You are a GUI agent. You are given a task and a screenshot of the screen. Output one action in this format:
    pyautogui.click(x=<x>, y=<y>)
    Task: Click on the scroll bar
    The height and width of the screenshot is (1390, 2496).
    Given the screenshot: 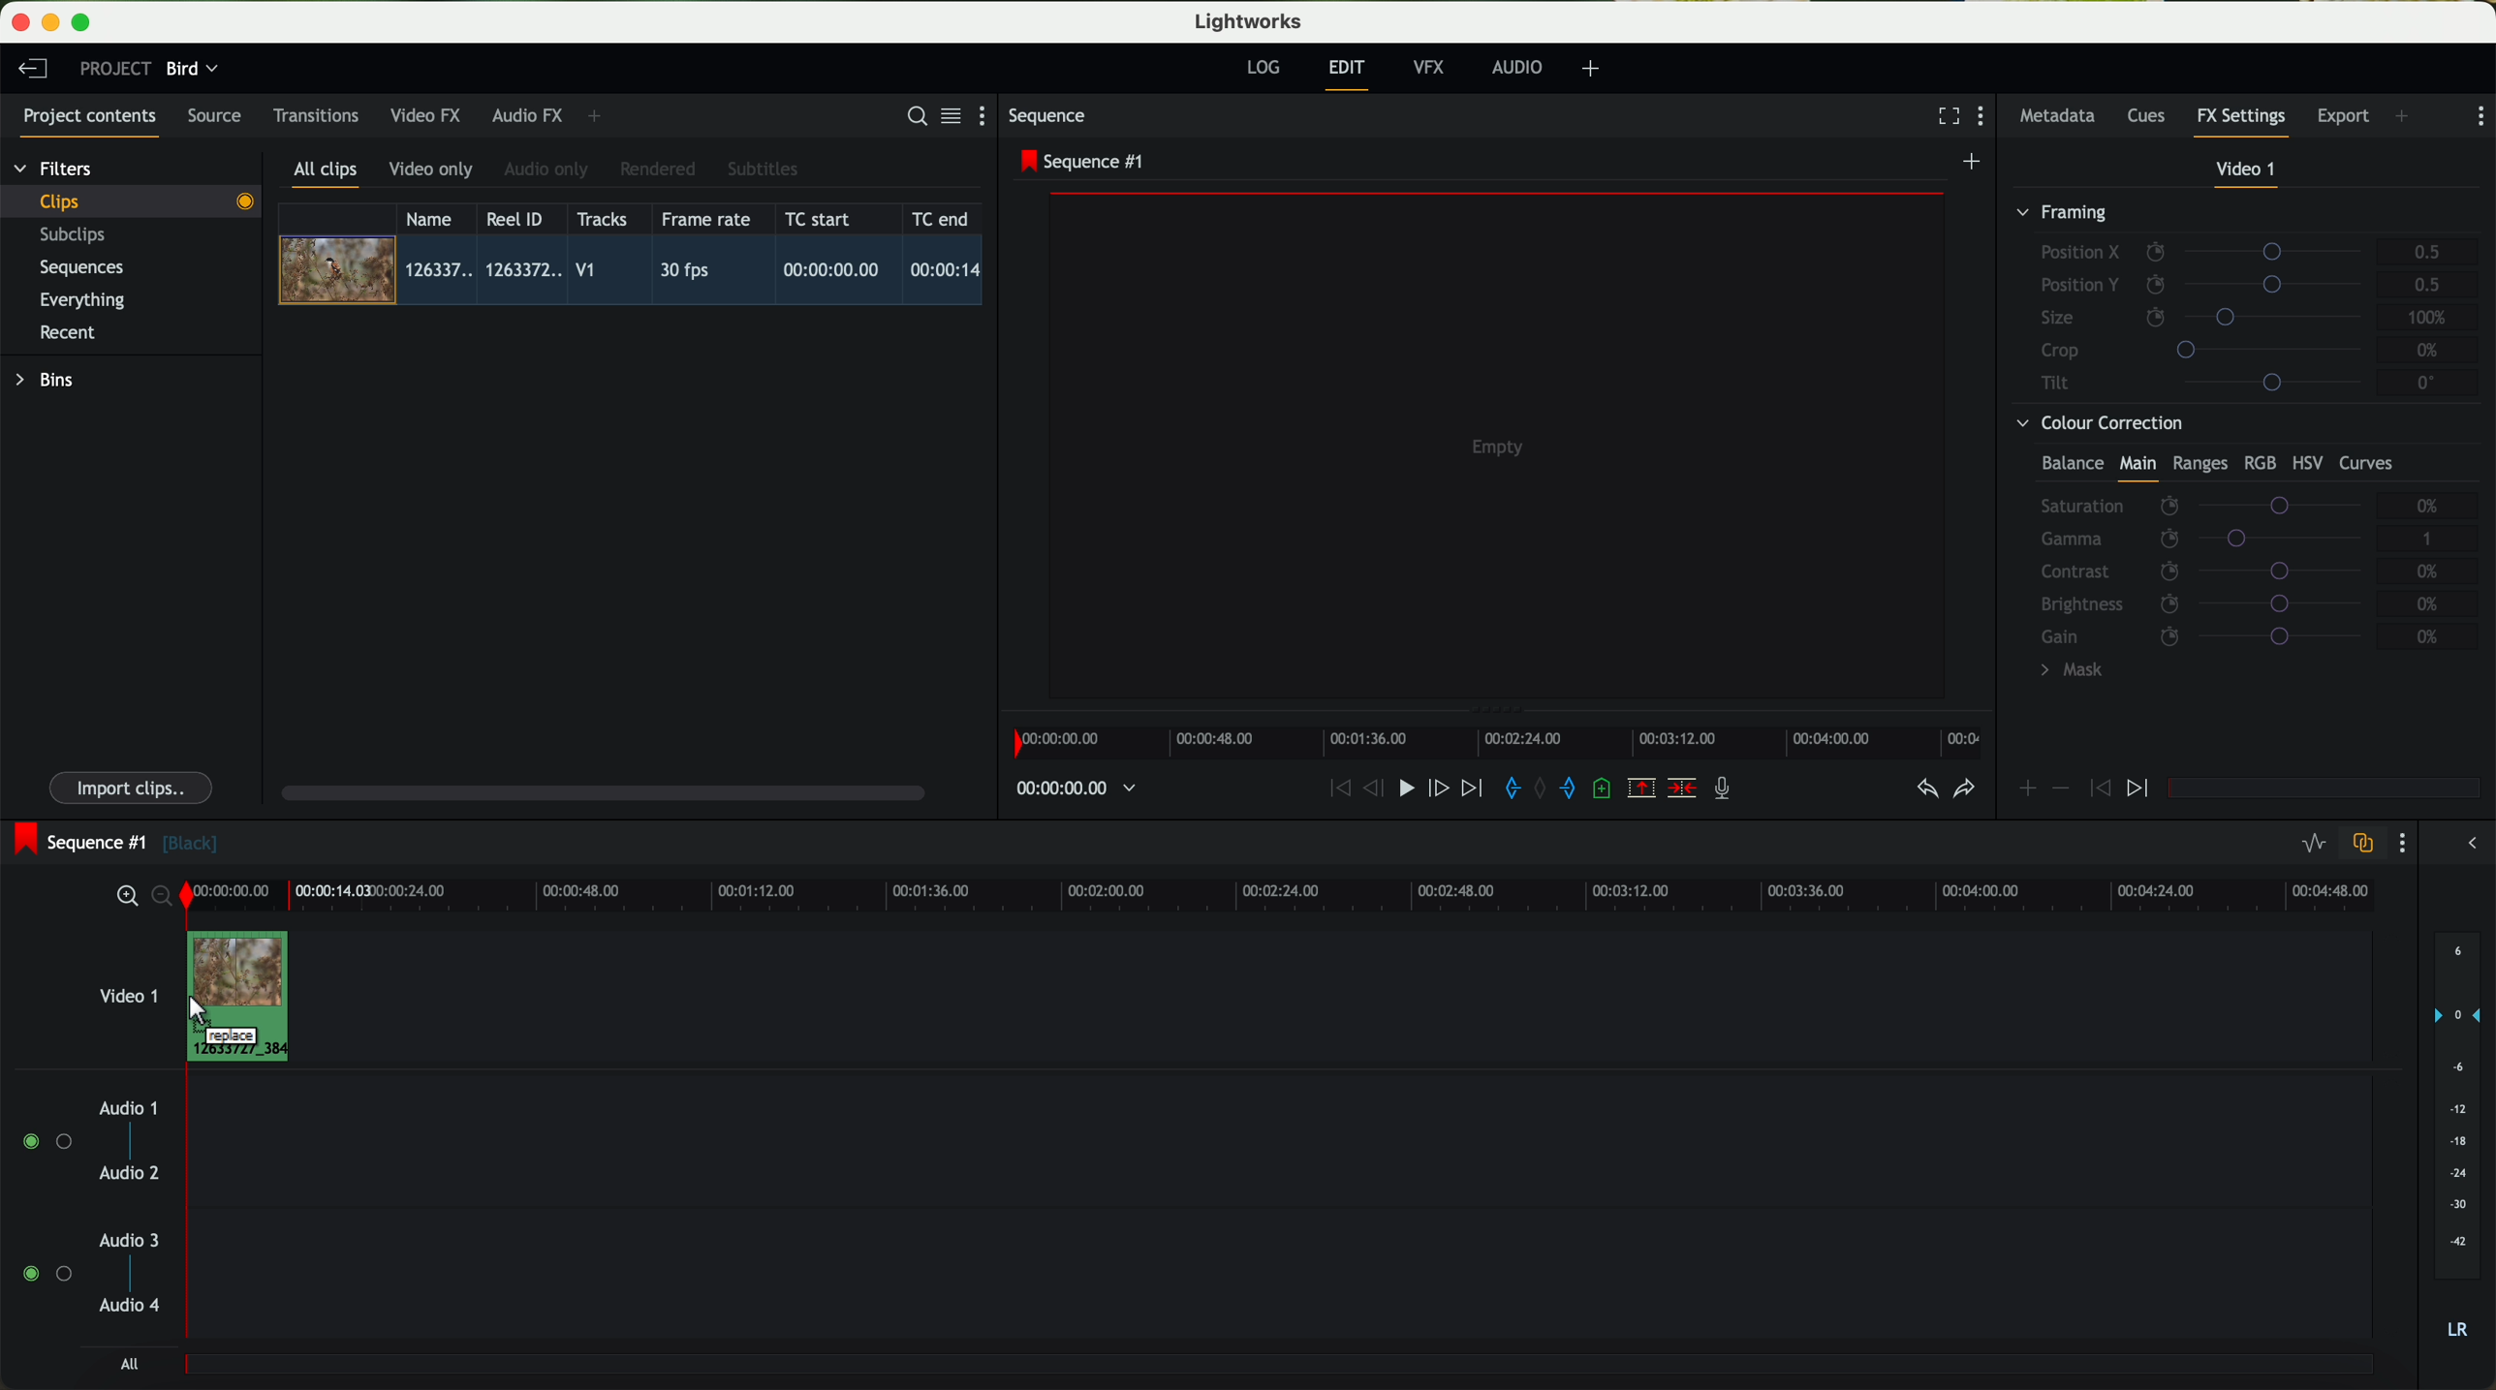 What is the action you would take?
    pyautogui.click(x=601, y=791)
    